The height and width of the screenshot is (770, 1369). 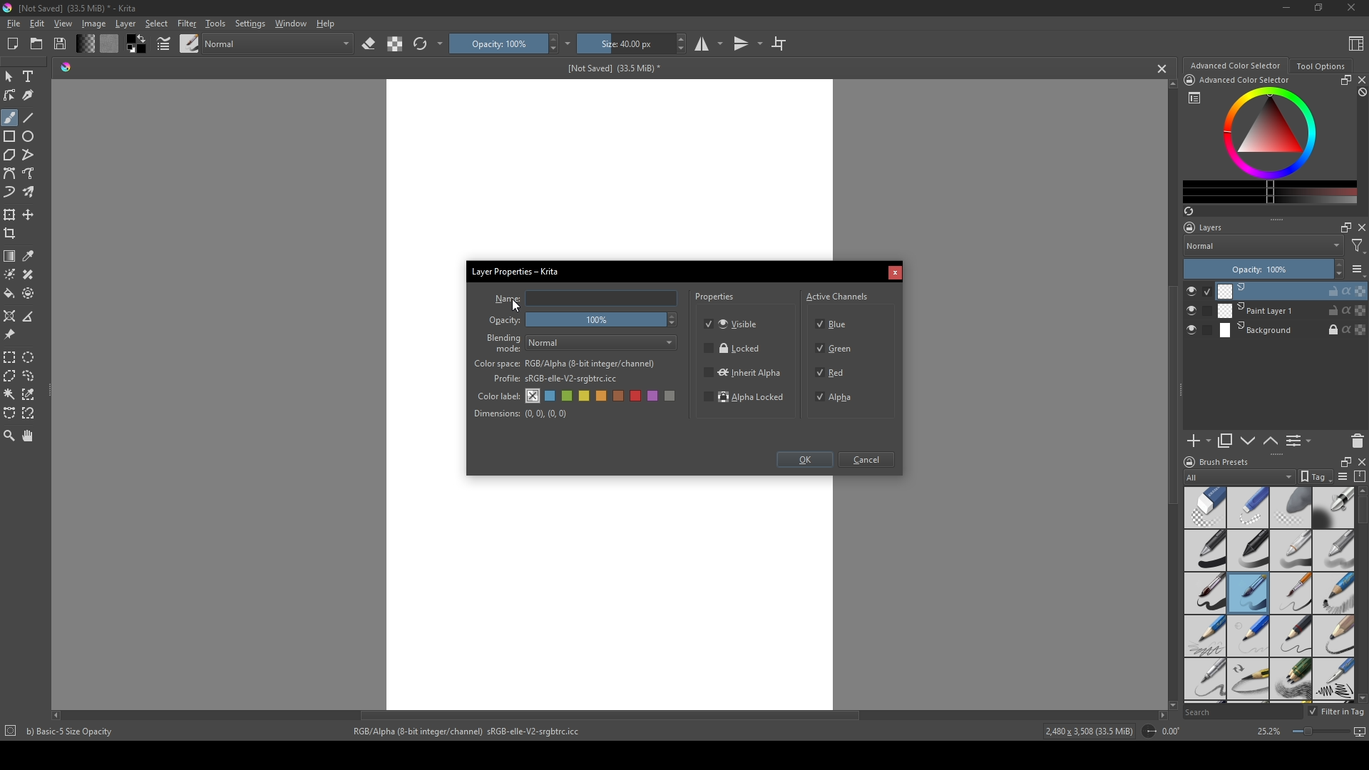 What do you see at coordinates (1175, 731) in the screenshot?
I see `0.00` at bounding box center [1175, 731].